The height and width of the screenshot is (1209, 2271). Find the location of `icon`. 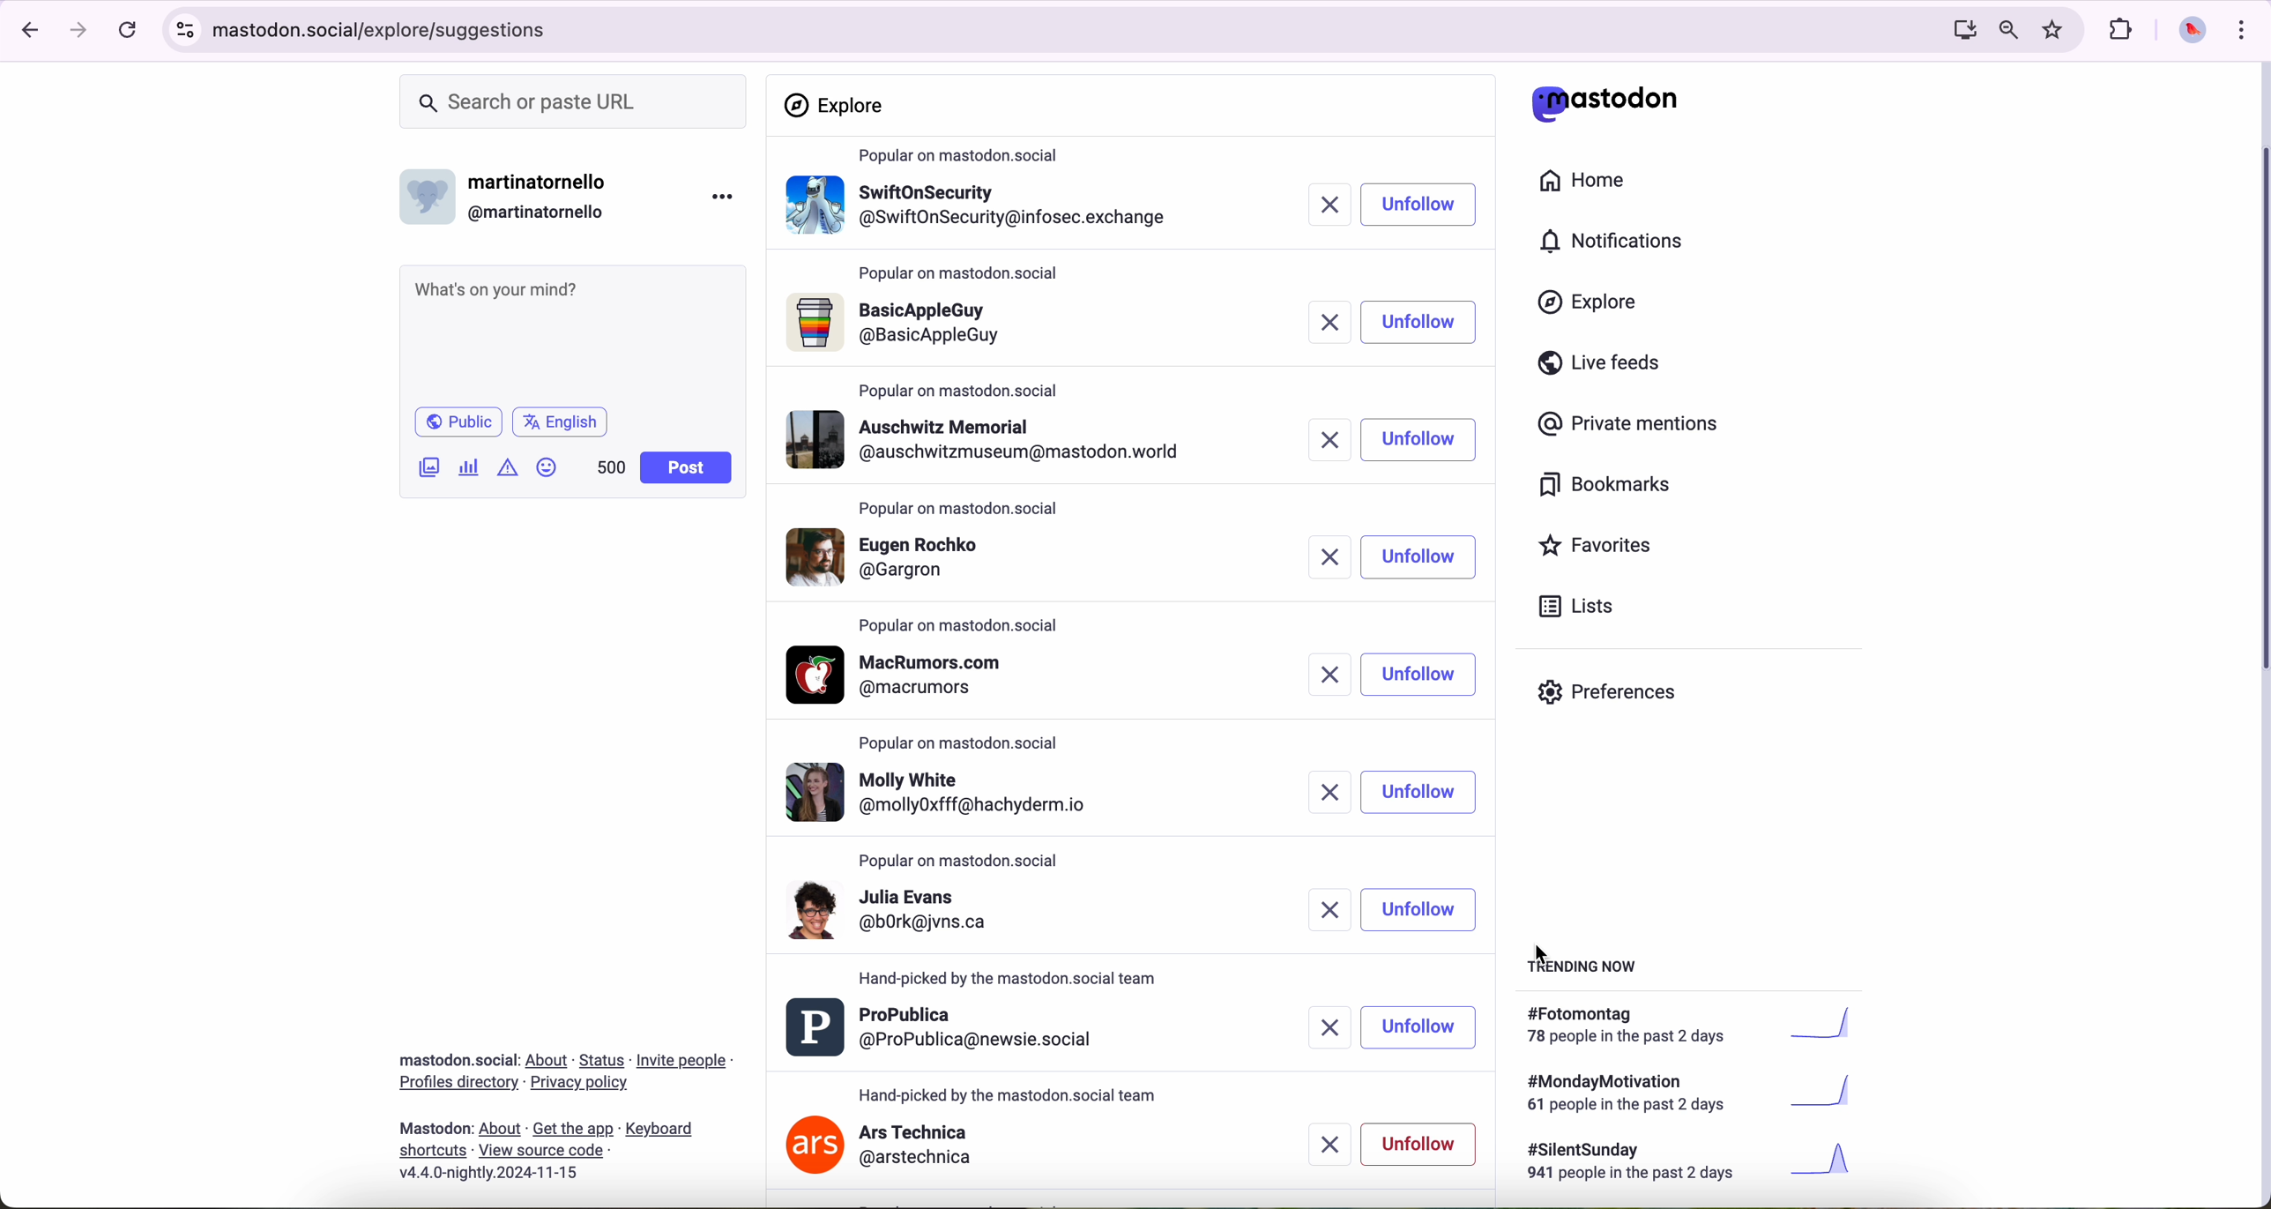

icon is located at coordinates (510, 466).